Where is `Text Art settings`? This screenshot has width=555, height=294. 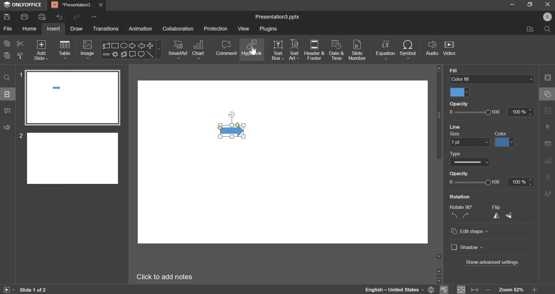 Text Art settings is located at coordinates (548, 177).